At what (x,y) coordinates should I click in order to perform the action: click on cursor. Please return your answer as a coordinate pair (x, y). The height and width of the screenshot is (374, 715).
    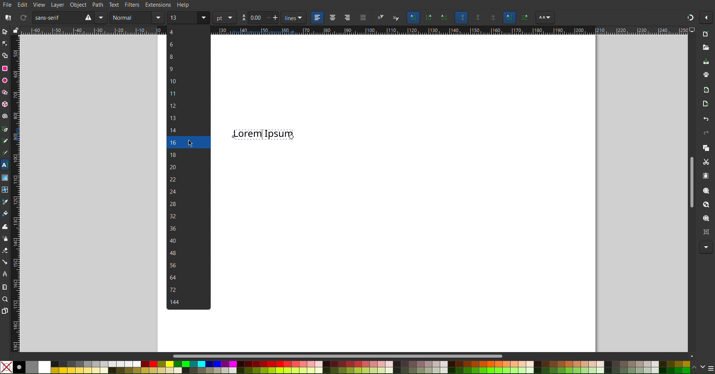
    Looking at the image, I should click on (191, 143).